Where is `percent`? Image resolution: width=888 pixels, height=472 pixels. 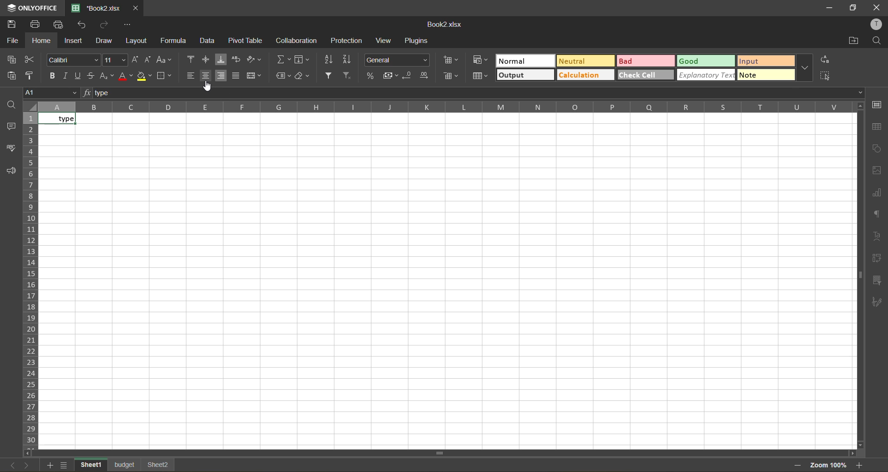
percent is located at coordinates (372, 74).